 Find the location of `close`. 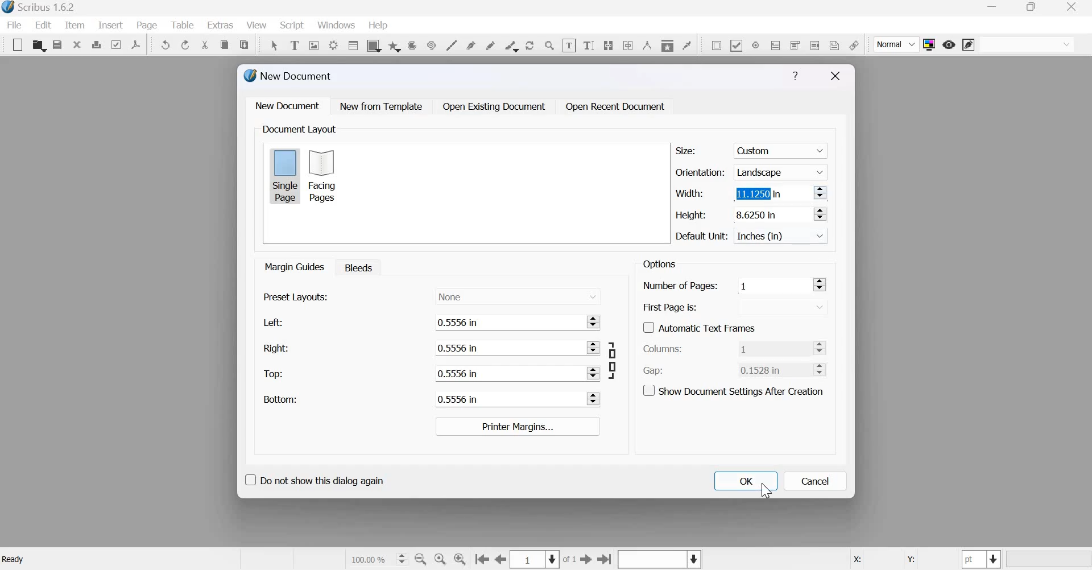

close is located at coordinates (1074, 7).